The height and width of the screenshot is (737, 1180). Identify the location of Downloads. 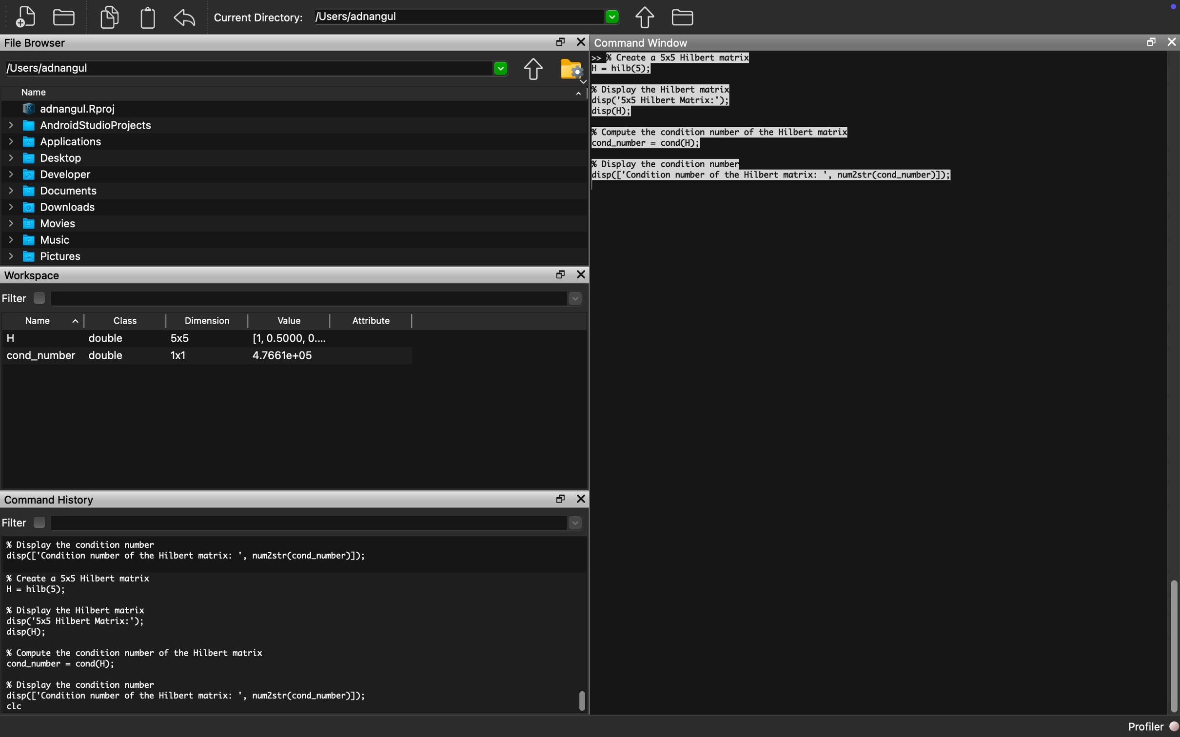
(52, 206).